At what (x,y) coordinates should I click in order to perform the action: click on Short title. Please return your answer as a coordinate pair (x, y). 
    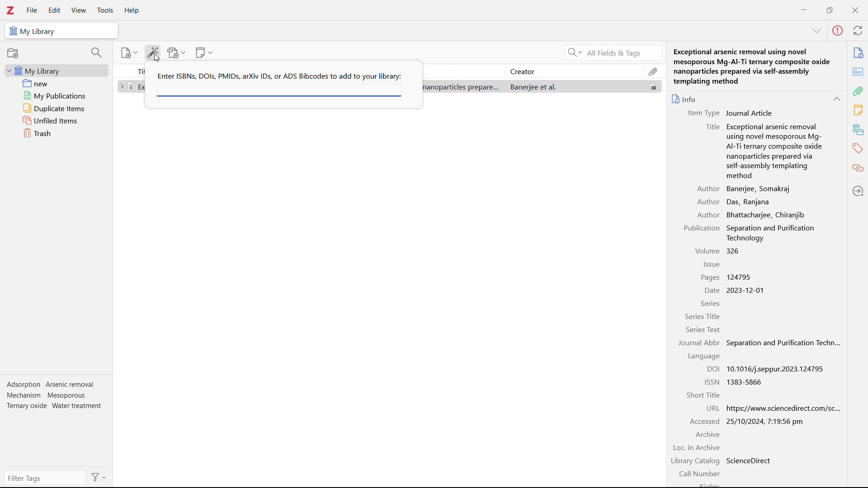
    Looking at the image, I should click on (703, 395).